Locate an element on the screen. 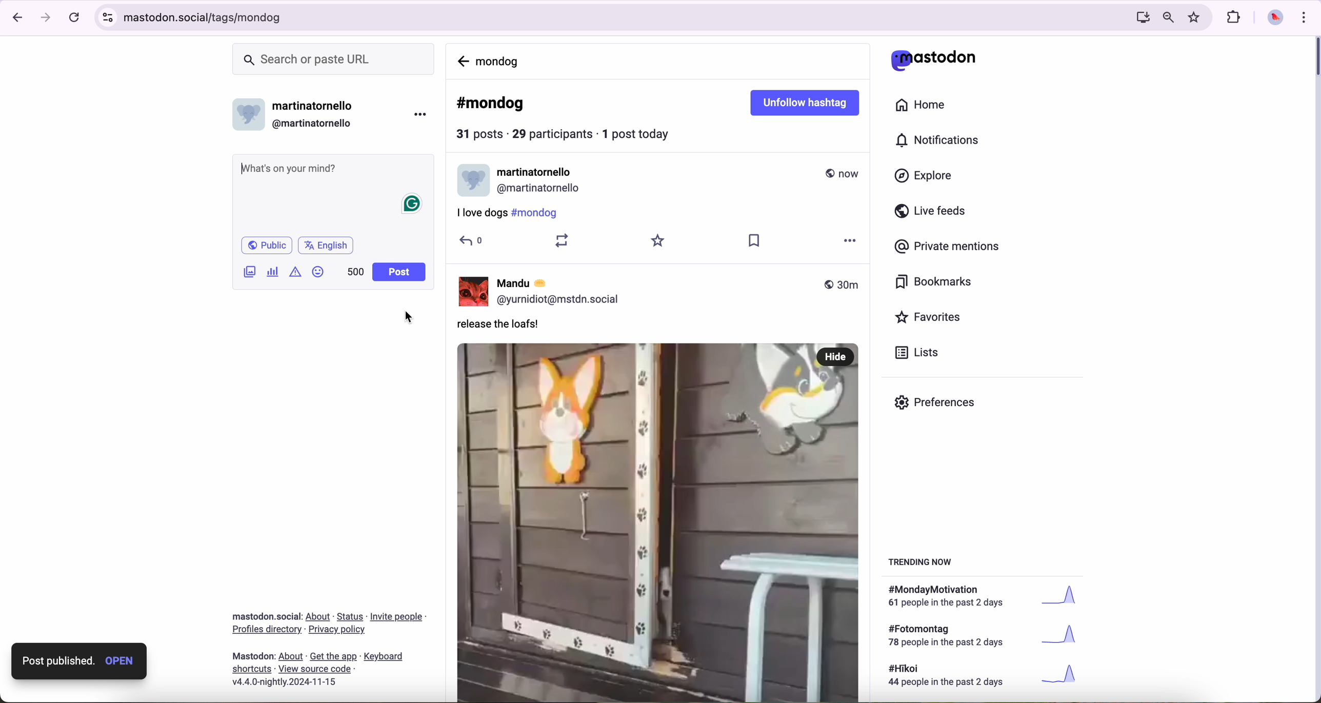 This screenshot has height=703, width=1321. 29 participants is located at coordinates (552, 133).